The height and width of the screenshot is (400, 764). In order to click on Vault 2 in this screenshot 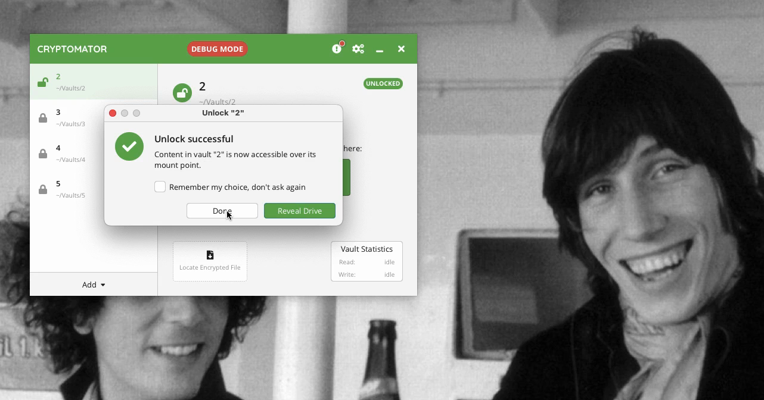, I will do `click(75, 80)`.